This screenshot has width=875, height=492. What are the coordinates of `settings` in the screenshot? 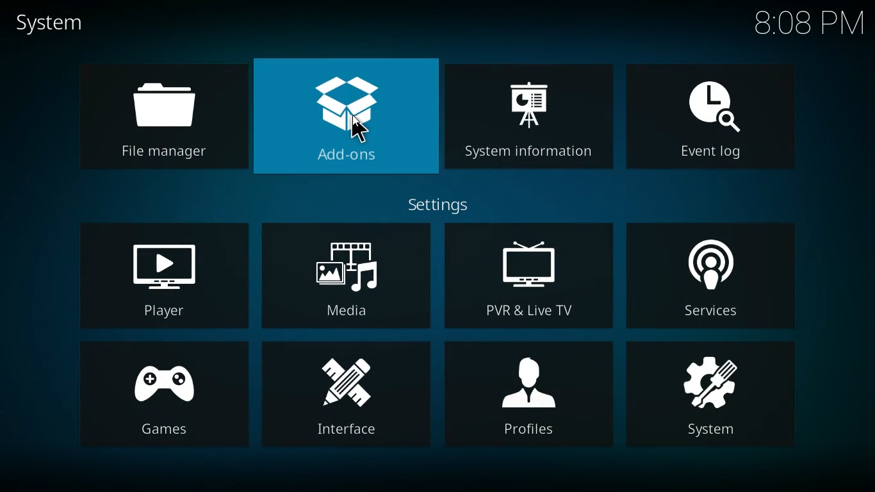 It's located at (439, 204).